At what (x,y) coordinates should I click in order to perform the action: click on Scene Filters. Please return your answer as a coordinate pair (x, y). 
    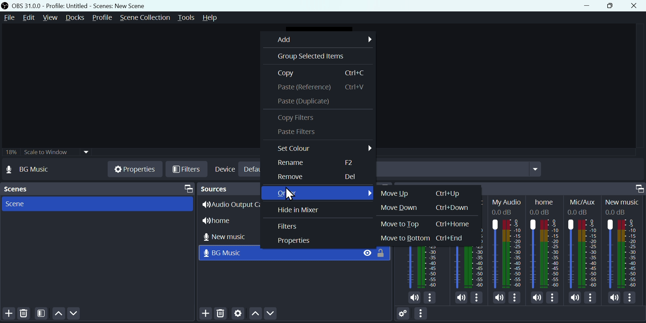
    Looking at the image, I should click on (43, 314).